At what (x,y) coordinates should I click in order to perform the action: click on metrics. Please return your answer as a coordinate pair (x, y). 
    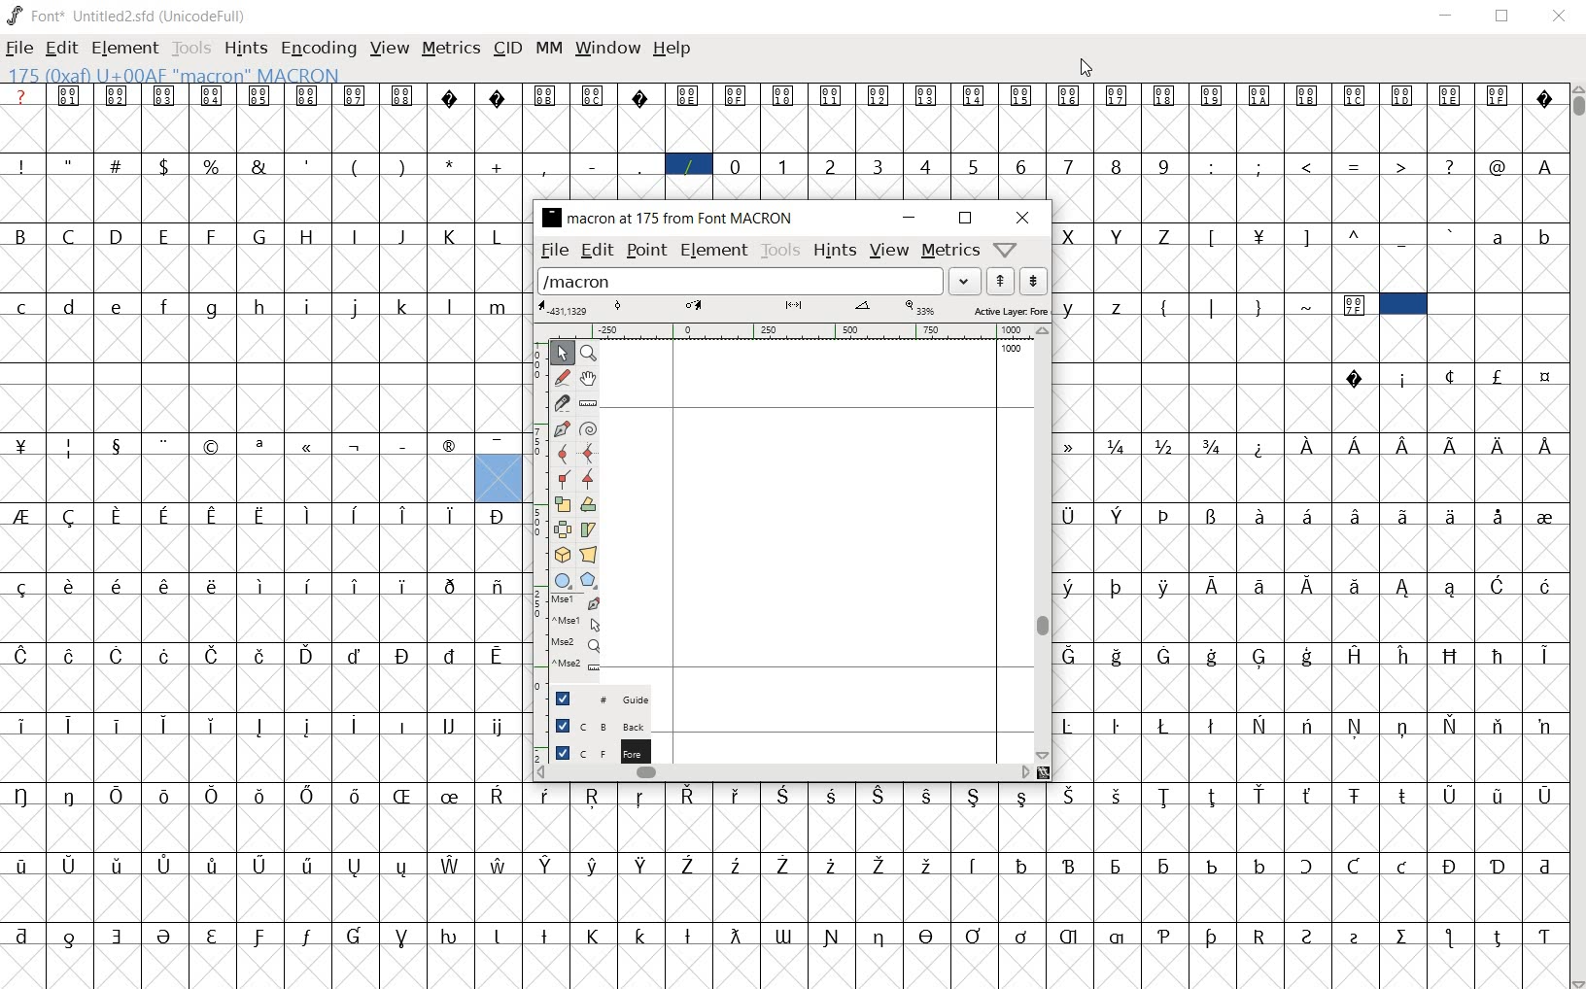
    Looking at the image, I should click on (949, 251).